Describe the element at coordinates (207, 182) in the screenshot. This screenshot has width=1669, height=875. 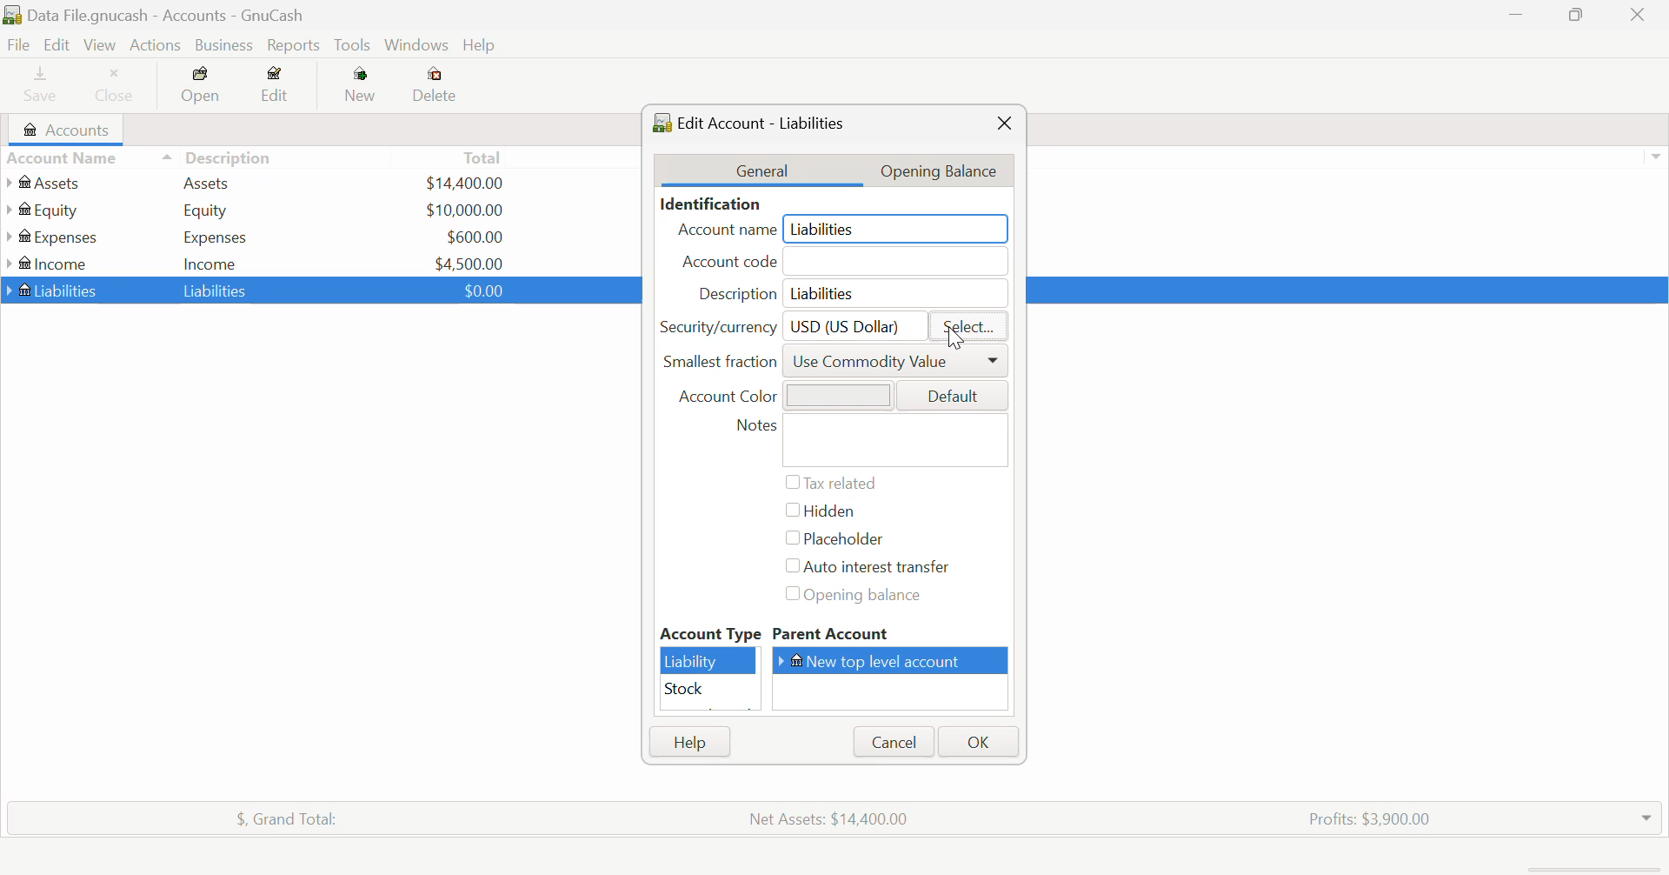
I see `Assets` at that location.